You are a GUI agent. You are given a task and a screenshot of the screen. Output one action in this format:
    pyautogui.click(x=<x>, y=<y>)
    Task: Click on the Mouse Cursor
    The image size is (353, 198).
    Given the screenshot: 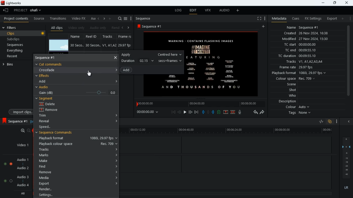 What is the action you would take?
    pyautogui.click(x=88, y=73)
    